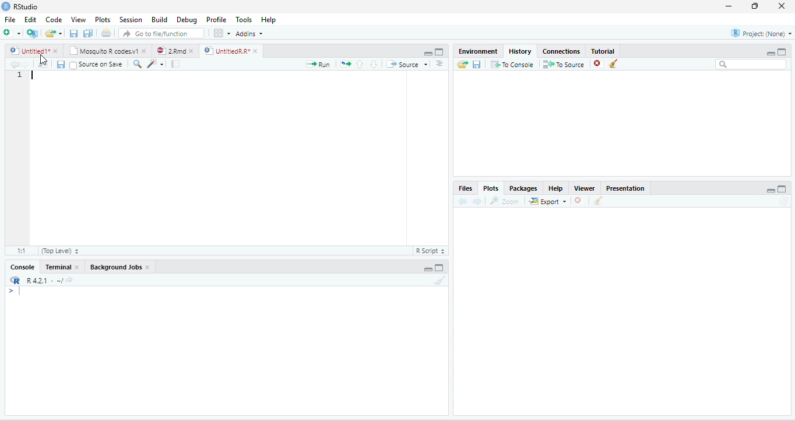  Describe the element at coordinates (106, 33) in the screenshot. I see `Print the current file` at that location.